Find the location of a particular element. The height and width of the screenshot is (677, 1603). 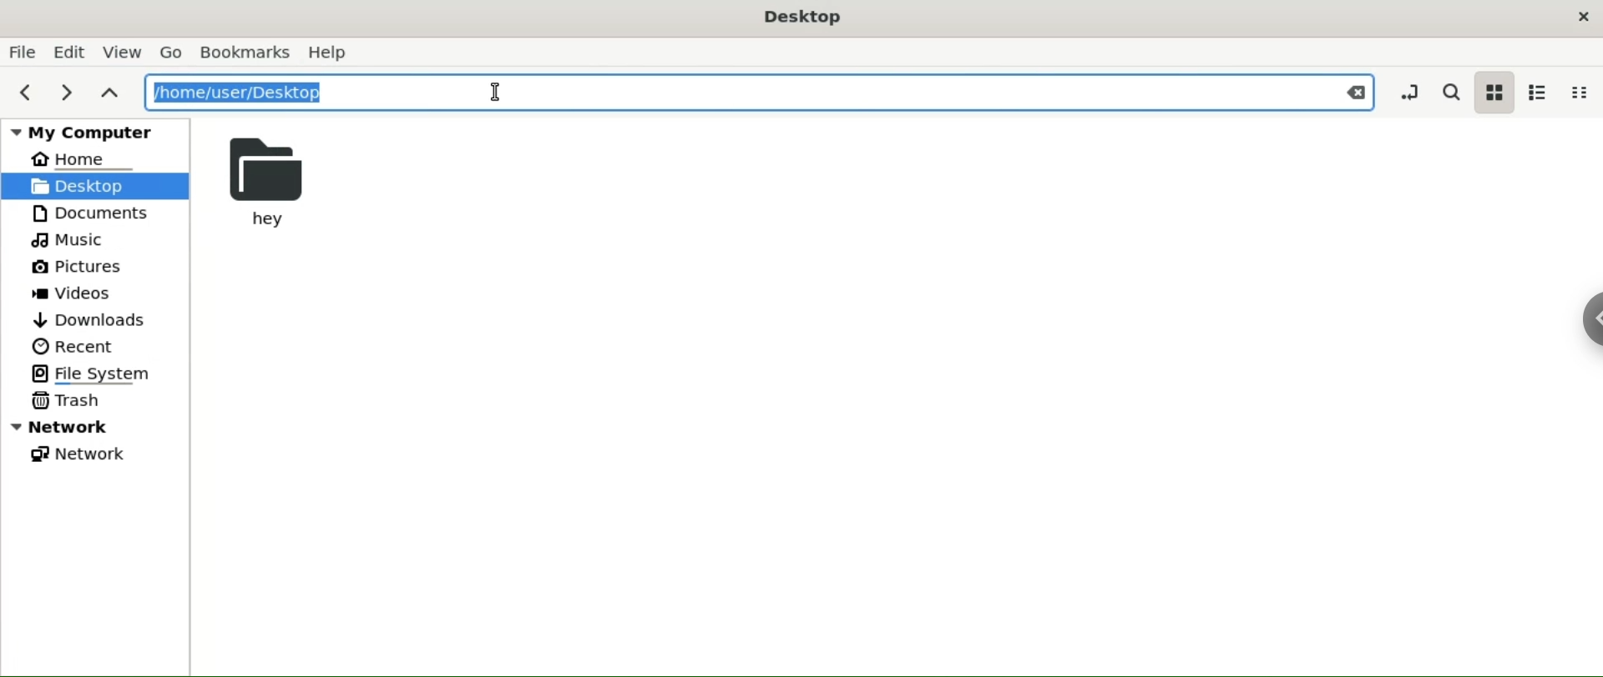

selected location is located at coordinates (246, 93).